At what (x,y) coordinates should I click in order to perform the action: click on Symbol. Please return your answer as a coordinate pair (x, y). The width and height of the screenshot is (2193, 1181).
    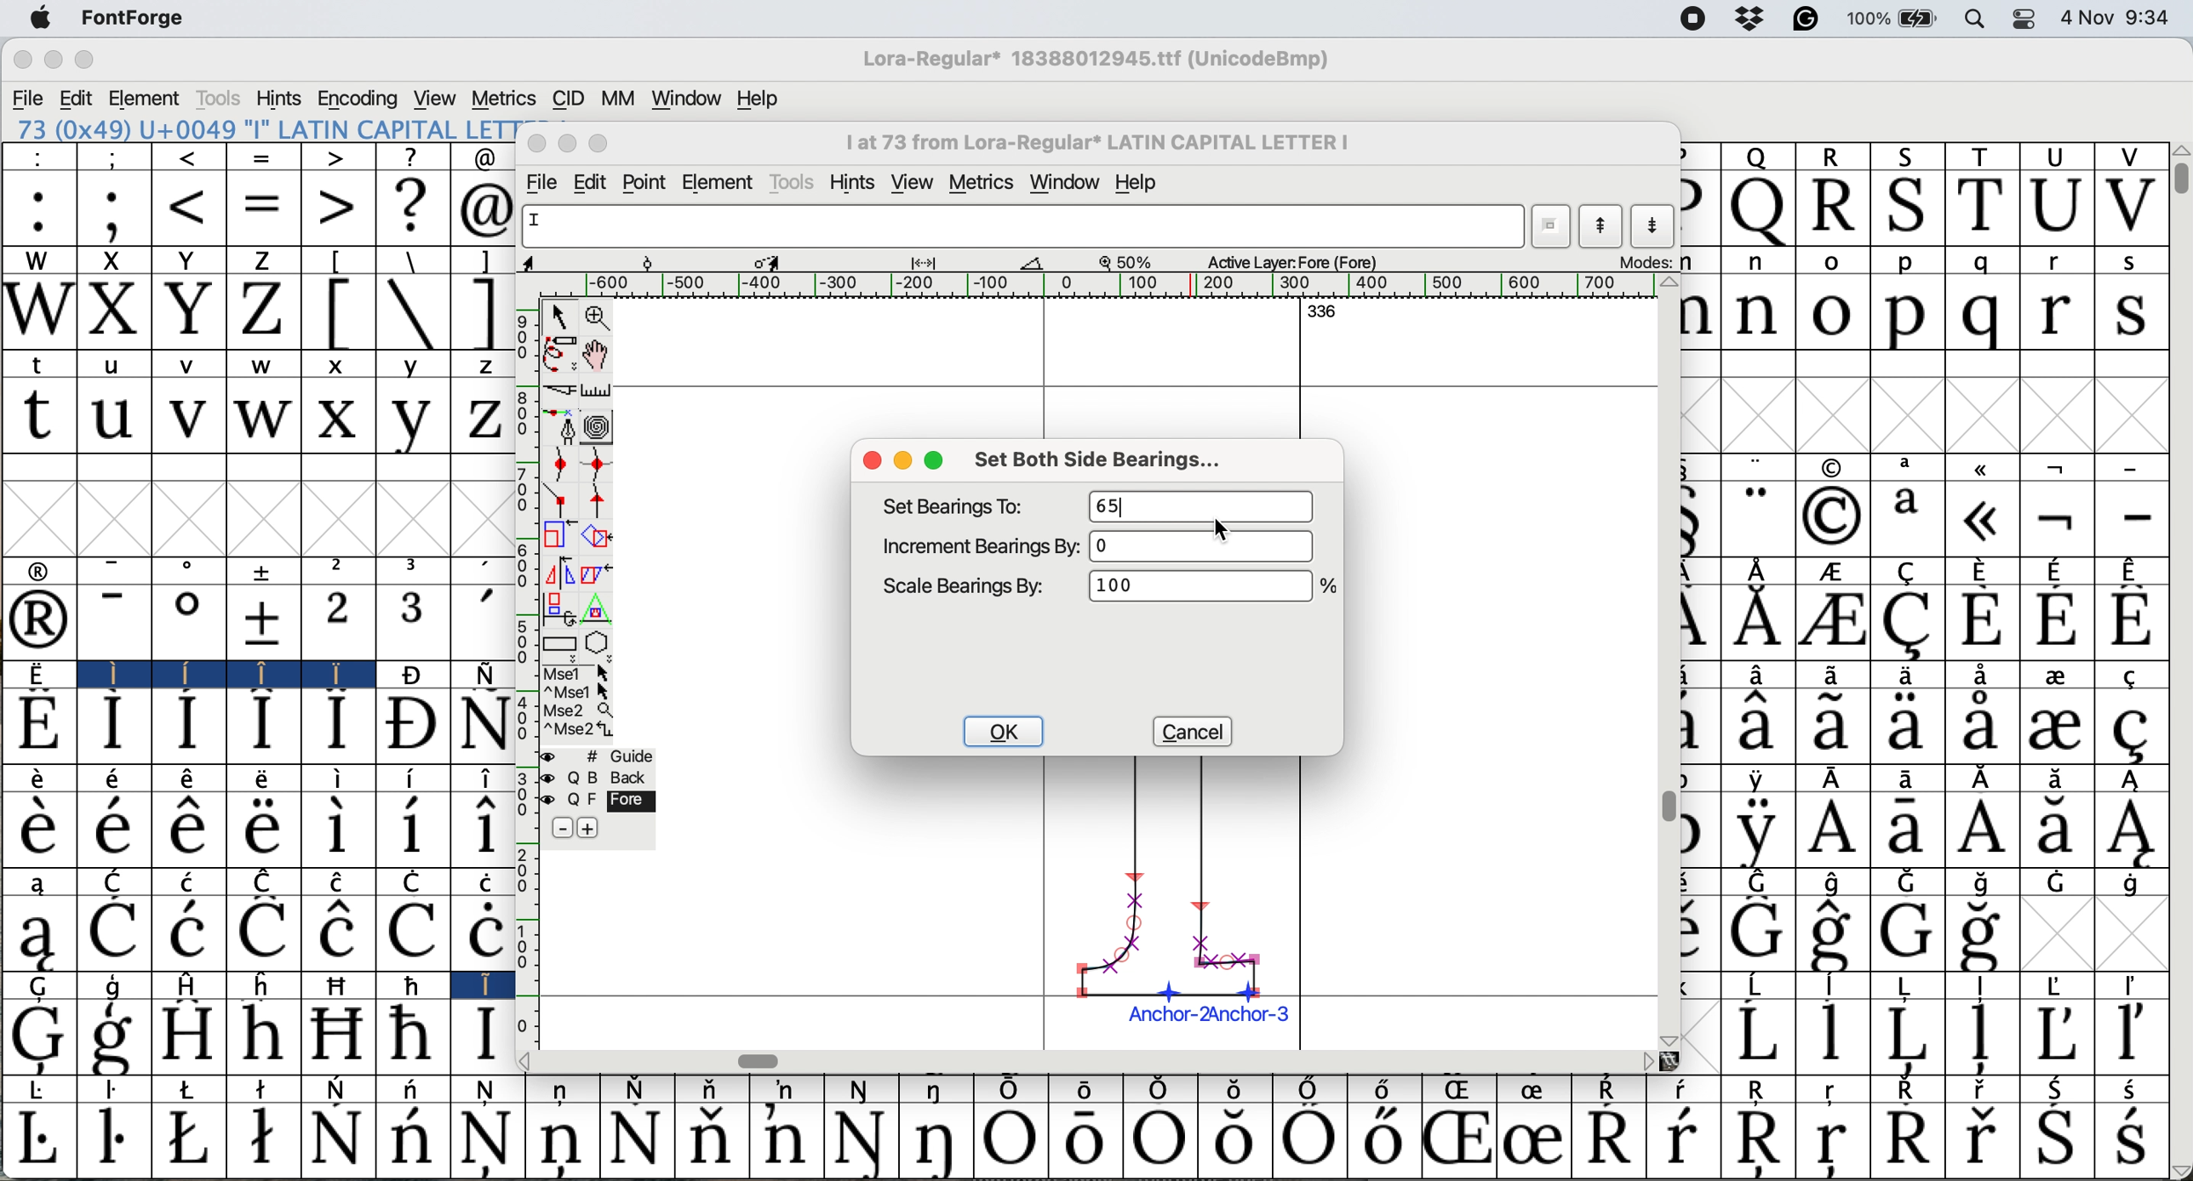
    Looking at the image, I should click on (1835, 1091).